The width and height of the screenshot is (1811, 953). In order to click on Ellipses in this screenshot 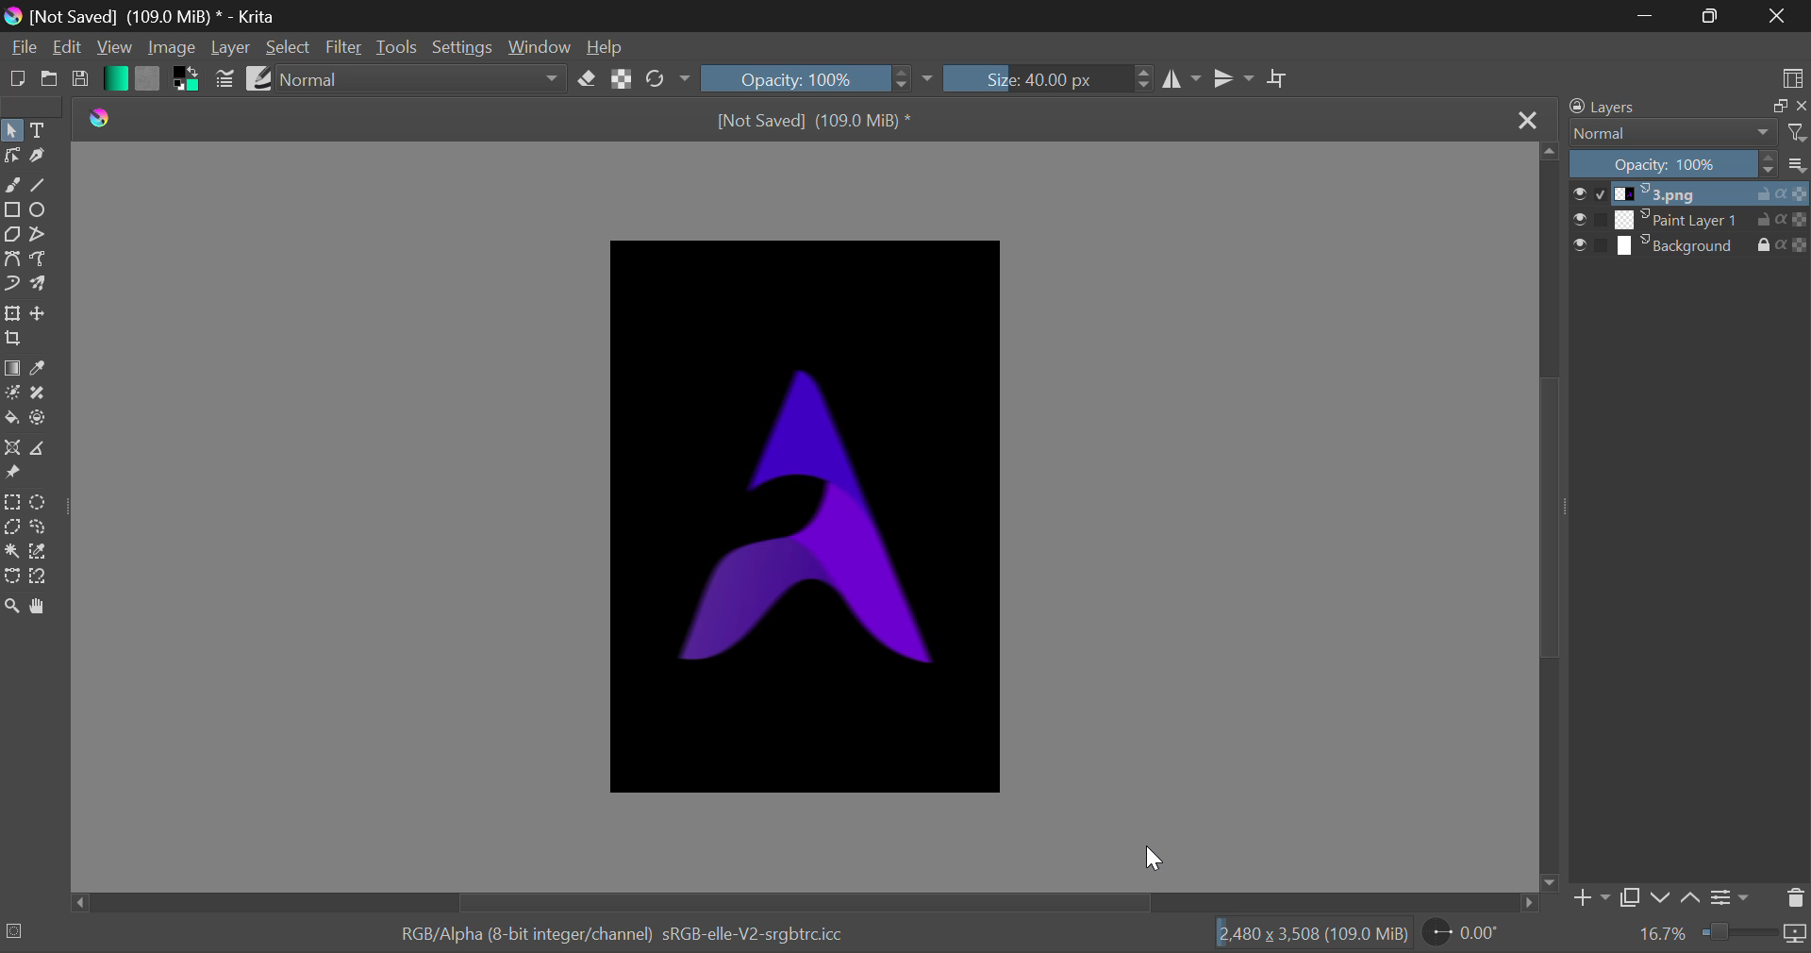, I will do `click(41, 211)`.